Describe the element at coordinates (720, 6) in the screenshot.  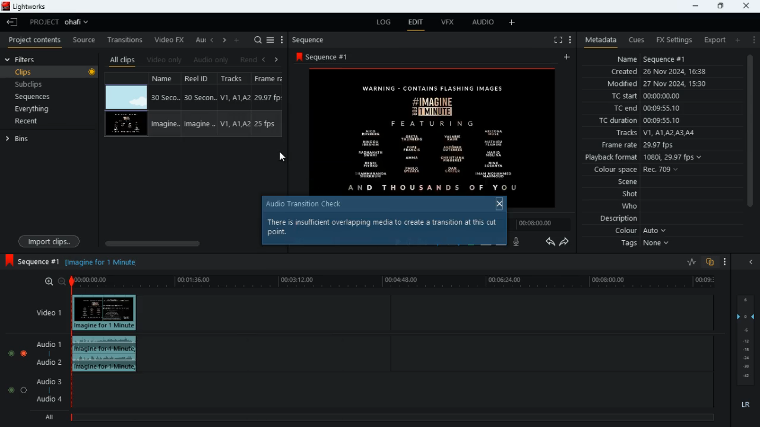
I see `maximize` at that location.